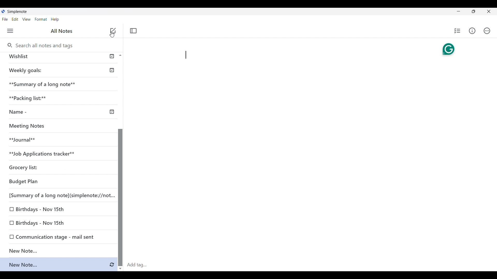 This screenshot has width=497, height=279. Describe the element at coordinates (25, 70) in the screenshot. I see `Weekly goals` at that location.